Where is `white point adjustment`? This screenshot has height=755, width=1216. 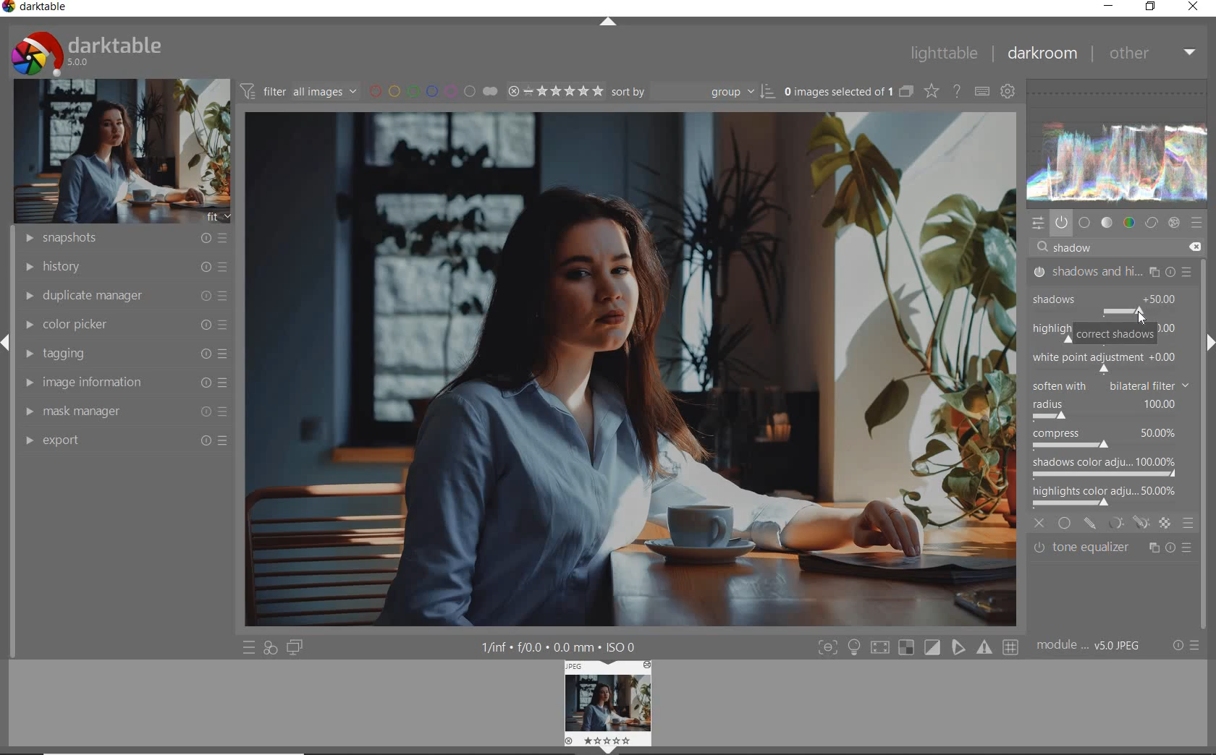
white point adjustment is located at coordinates (1103, 362).